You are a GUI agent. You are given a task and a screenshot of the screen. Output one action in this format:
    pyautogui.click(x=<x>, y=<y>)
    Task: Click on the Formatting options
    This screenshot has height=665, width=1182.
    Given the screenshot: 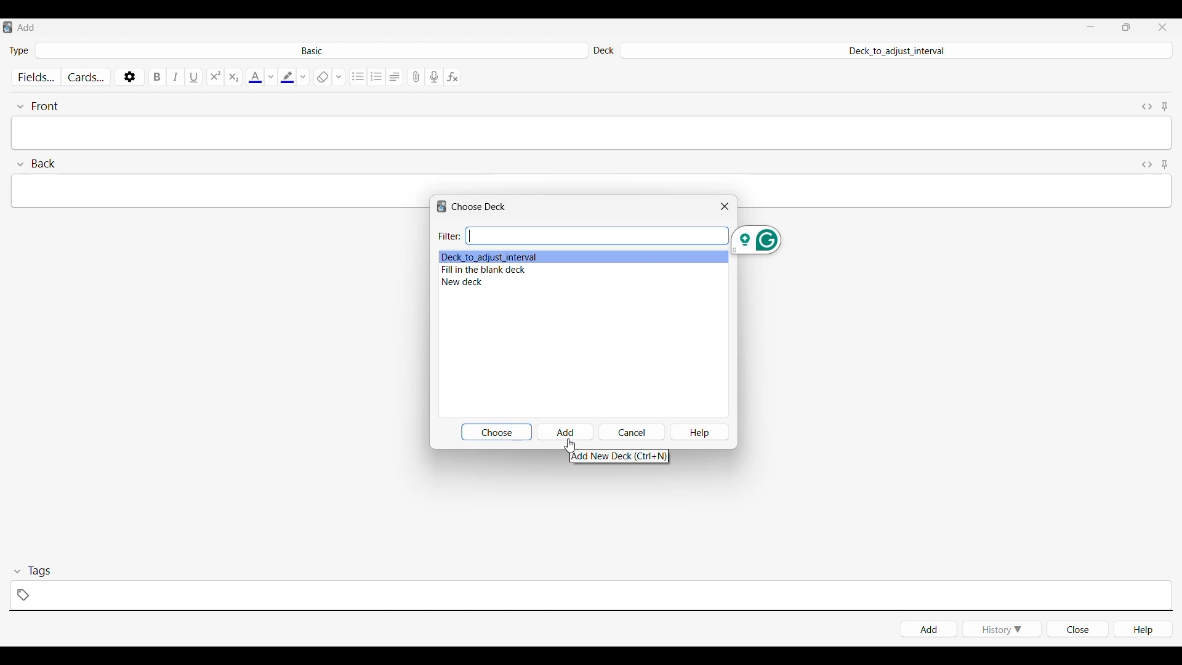 What is the action you would take?
    pyautogui.click(x=339, y=76)
    